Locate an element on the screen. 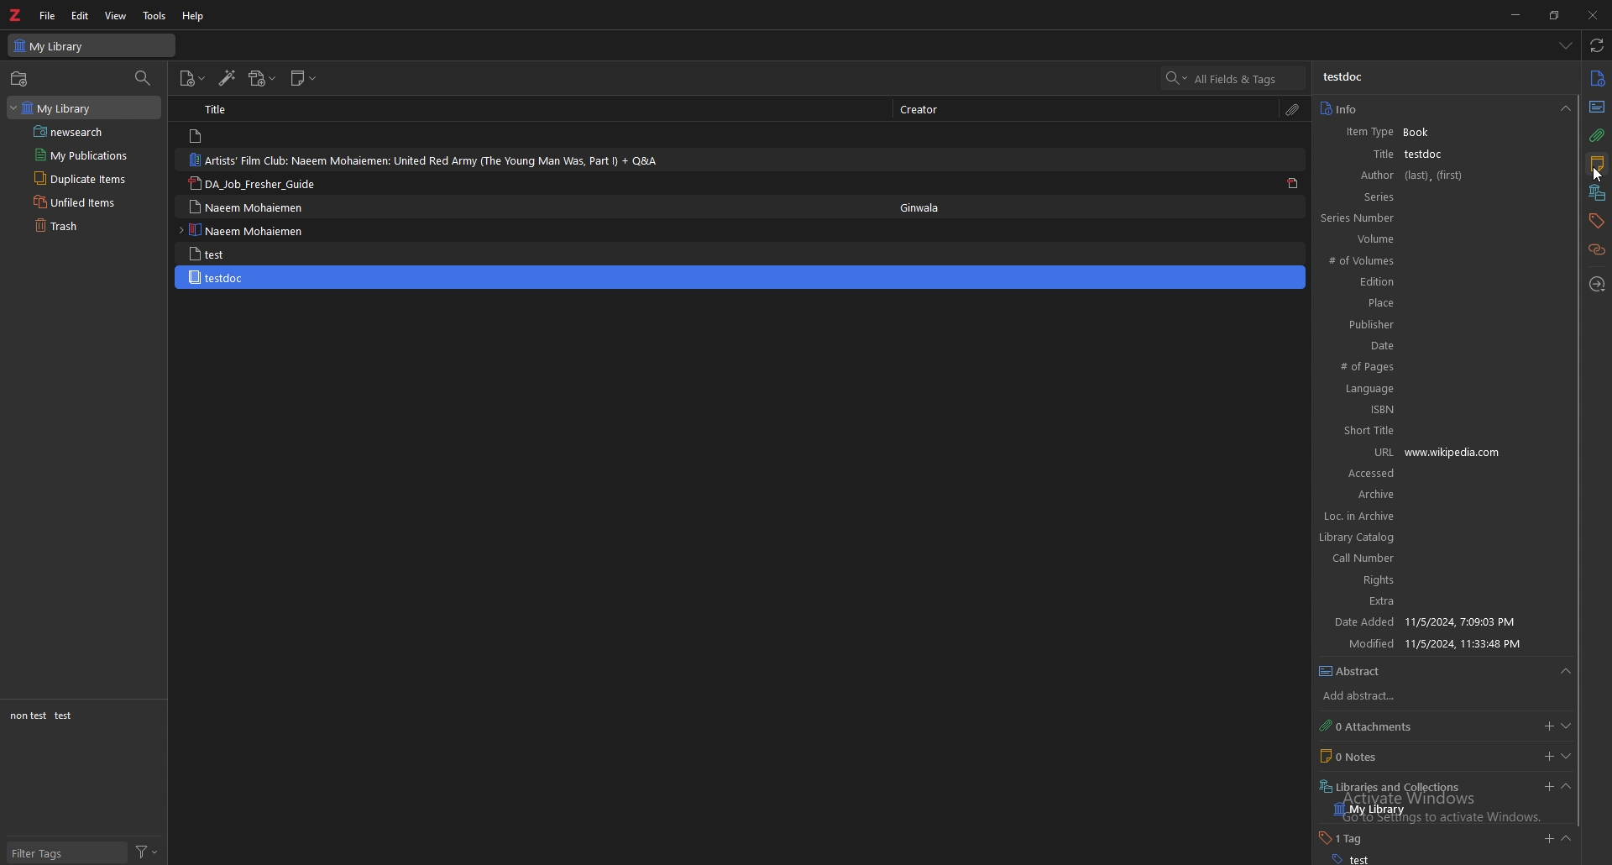  library catalog is located at coordinates (1426, 538).